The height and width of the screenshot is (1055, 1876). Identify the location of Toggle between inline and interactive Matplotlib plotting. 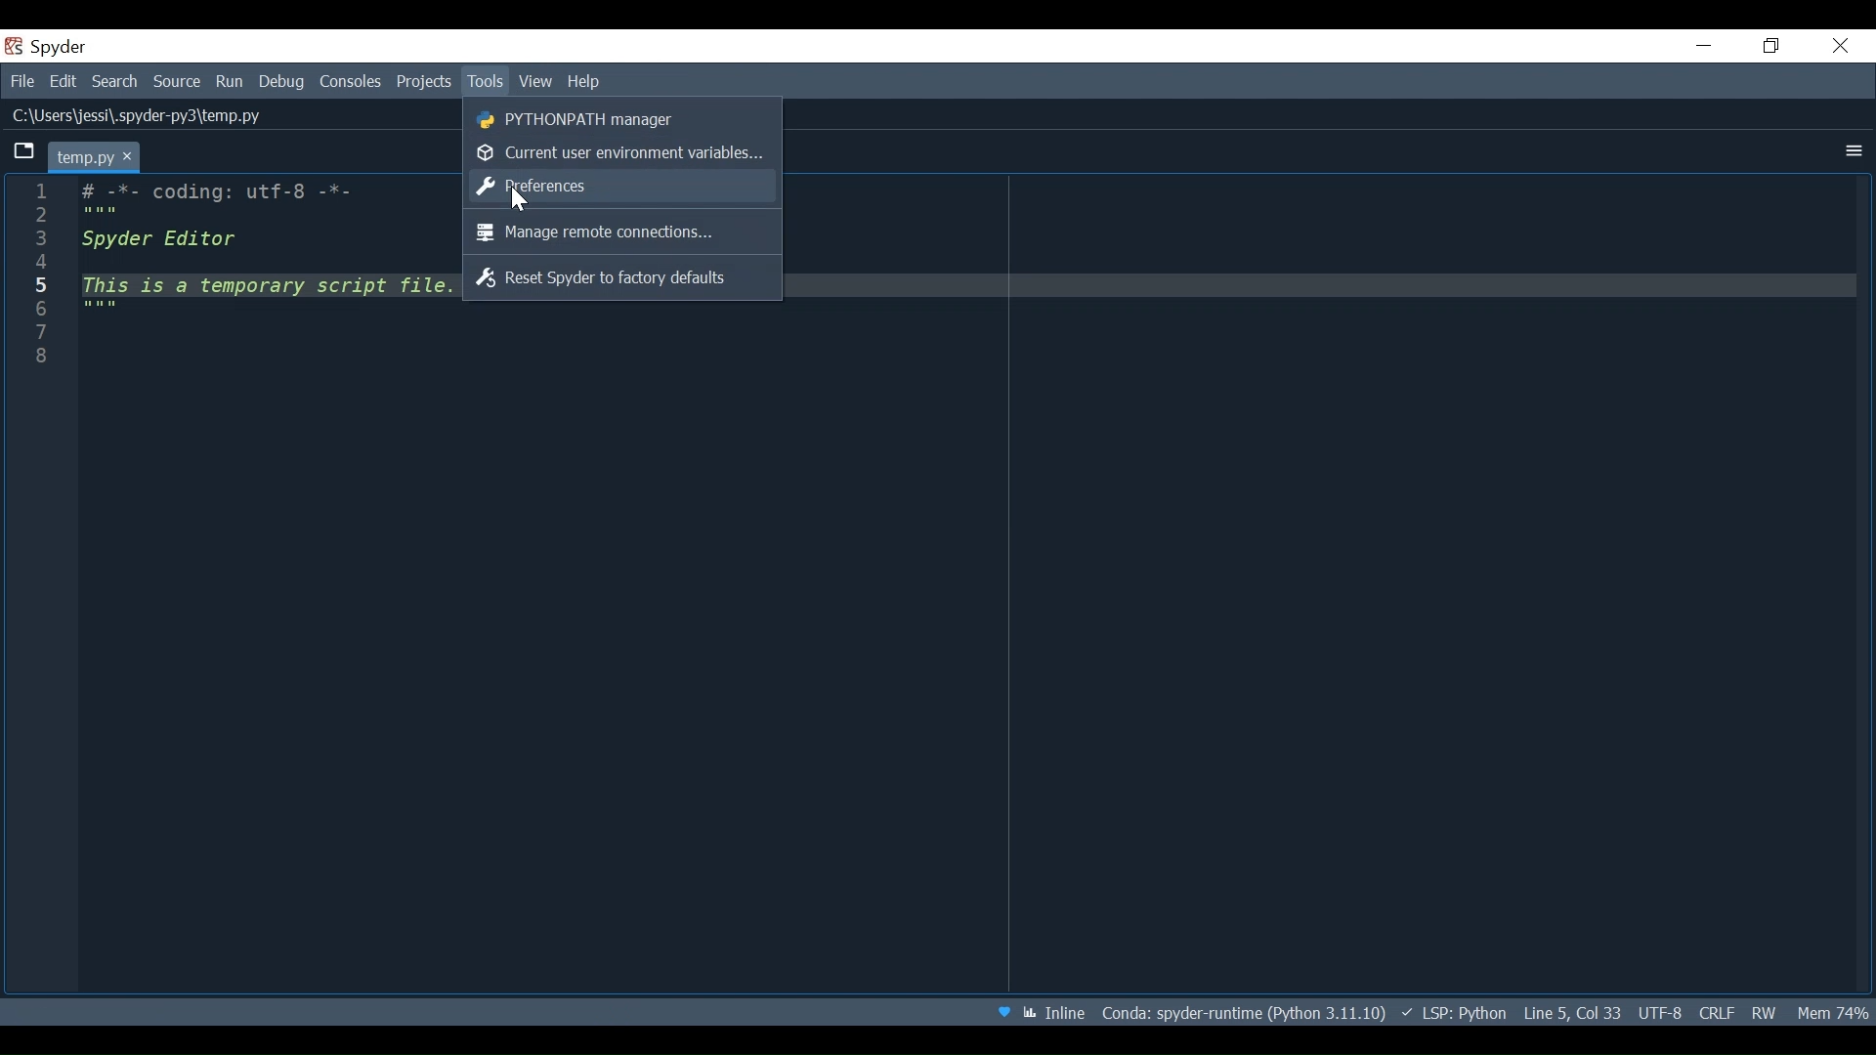
(1057, 1011).